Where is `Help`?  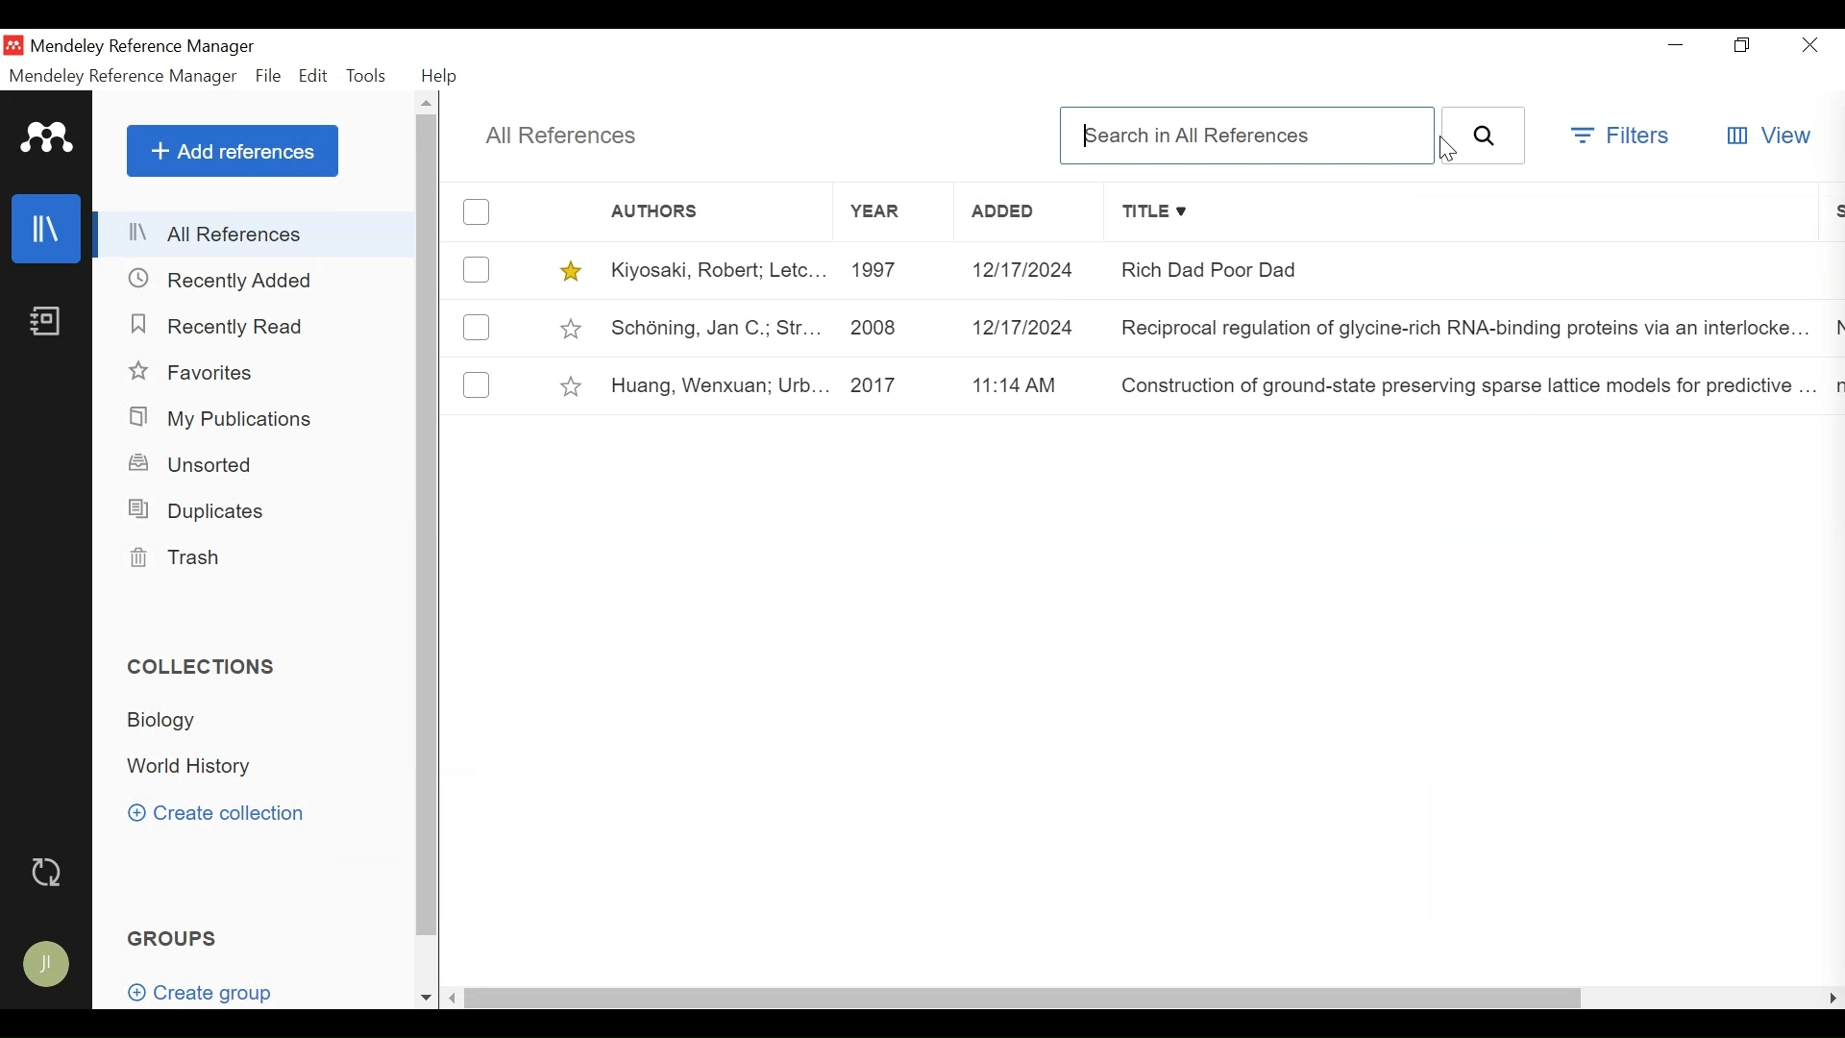 Help is located at coordinates (442, 78).